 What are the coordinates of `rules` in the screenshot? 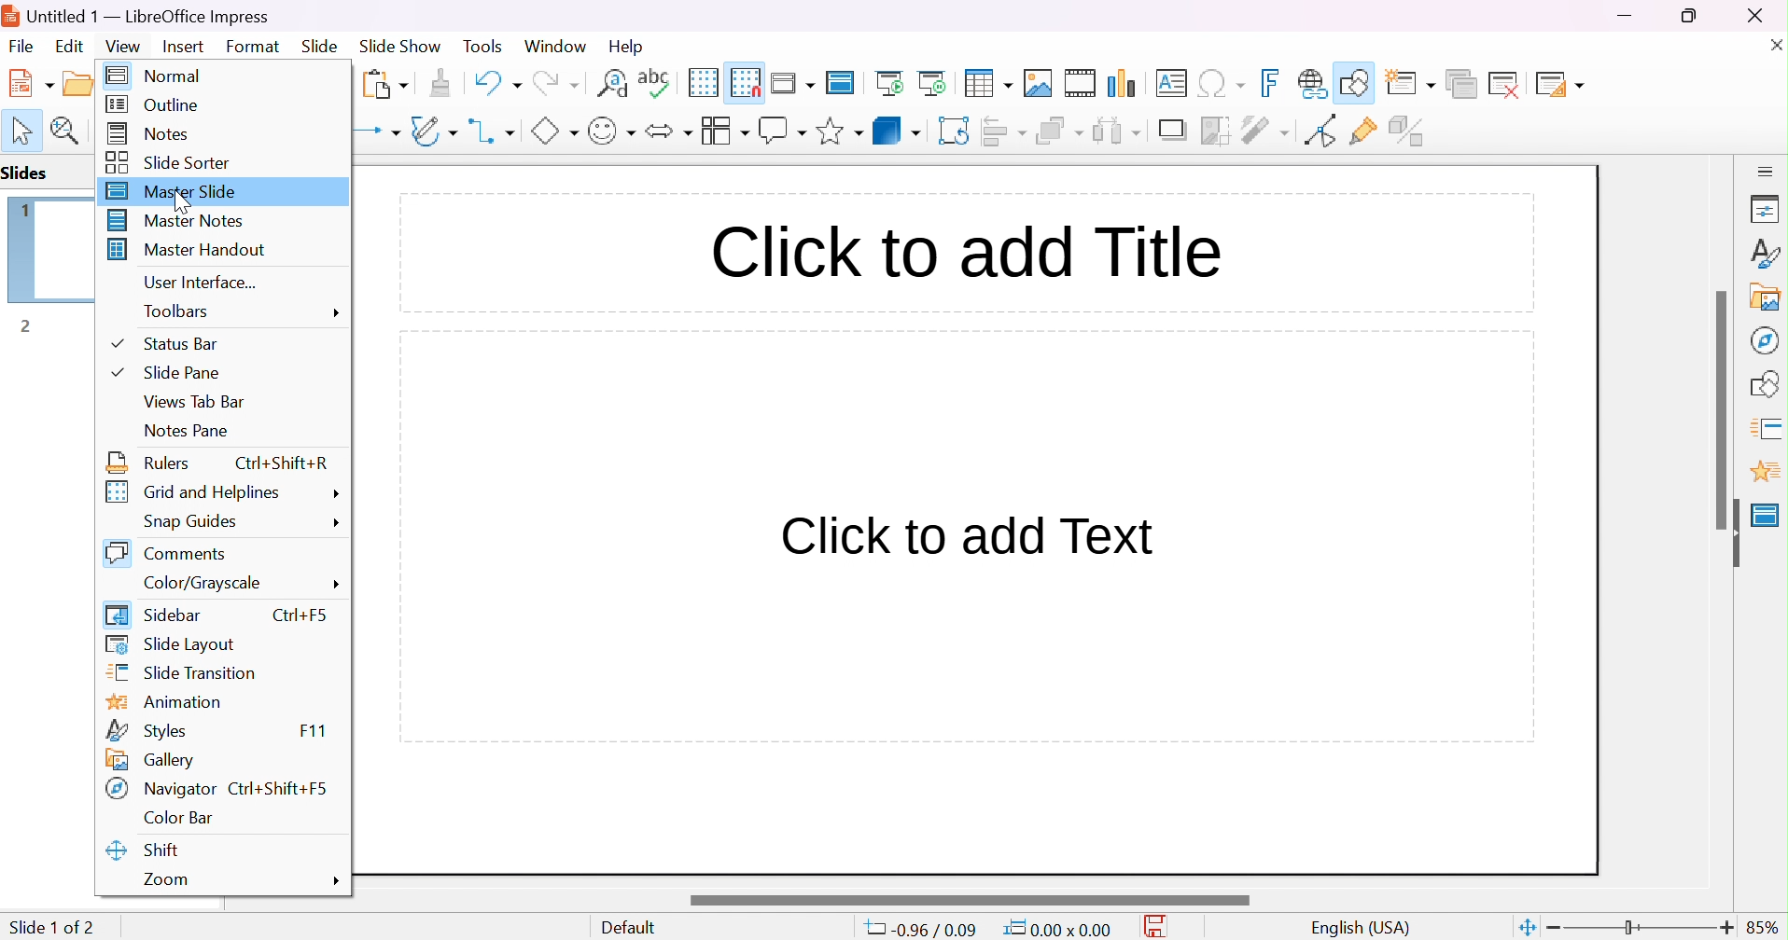 It's located at (150, 462).